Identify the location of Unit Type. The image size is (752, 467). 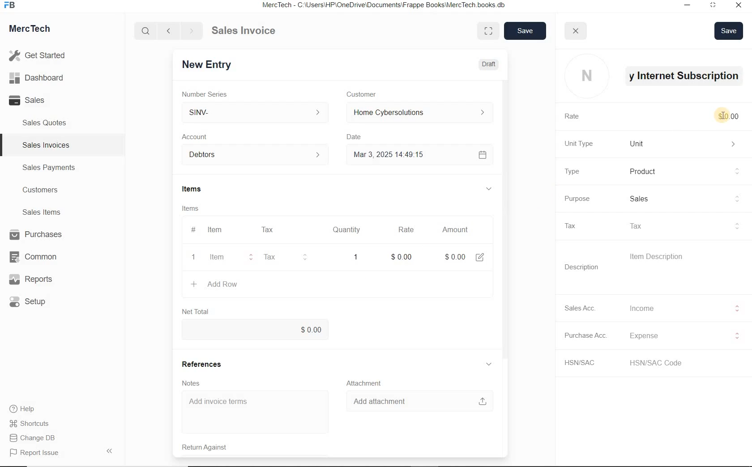
(581, 144).